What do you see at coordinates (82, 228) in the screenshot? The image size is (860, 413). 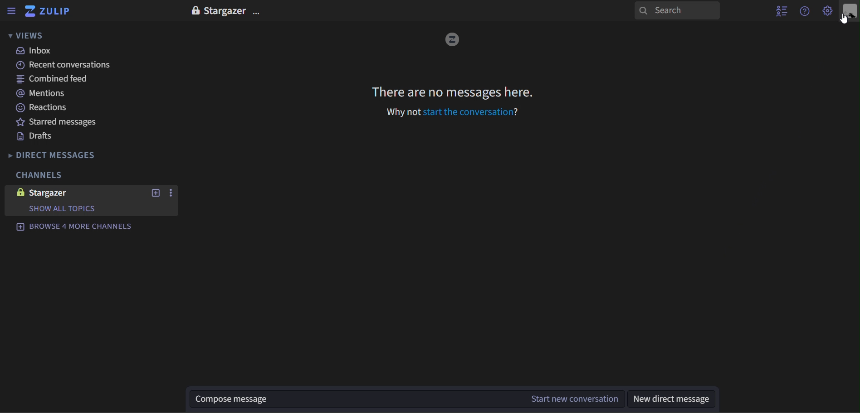 I see `browse 4 more channels` at bounding box center [82, 228].